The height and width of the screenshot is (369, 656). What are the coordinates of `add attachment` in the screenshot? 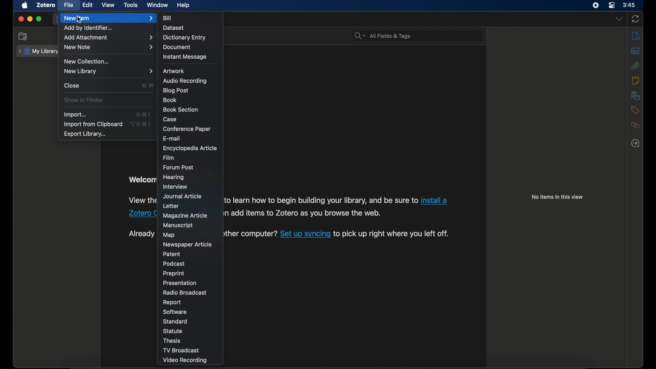 It's located at (108, 38).